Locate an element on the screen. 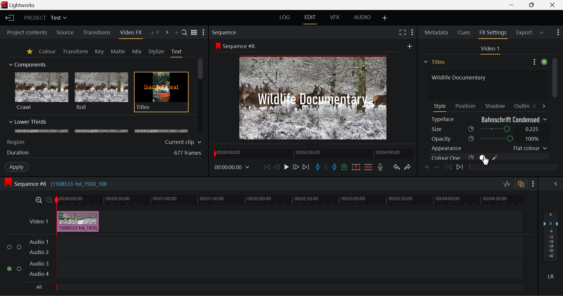 The image size is (563, 296). Project contents is located at coordinates (24, 33).